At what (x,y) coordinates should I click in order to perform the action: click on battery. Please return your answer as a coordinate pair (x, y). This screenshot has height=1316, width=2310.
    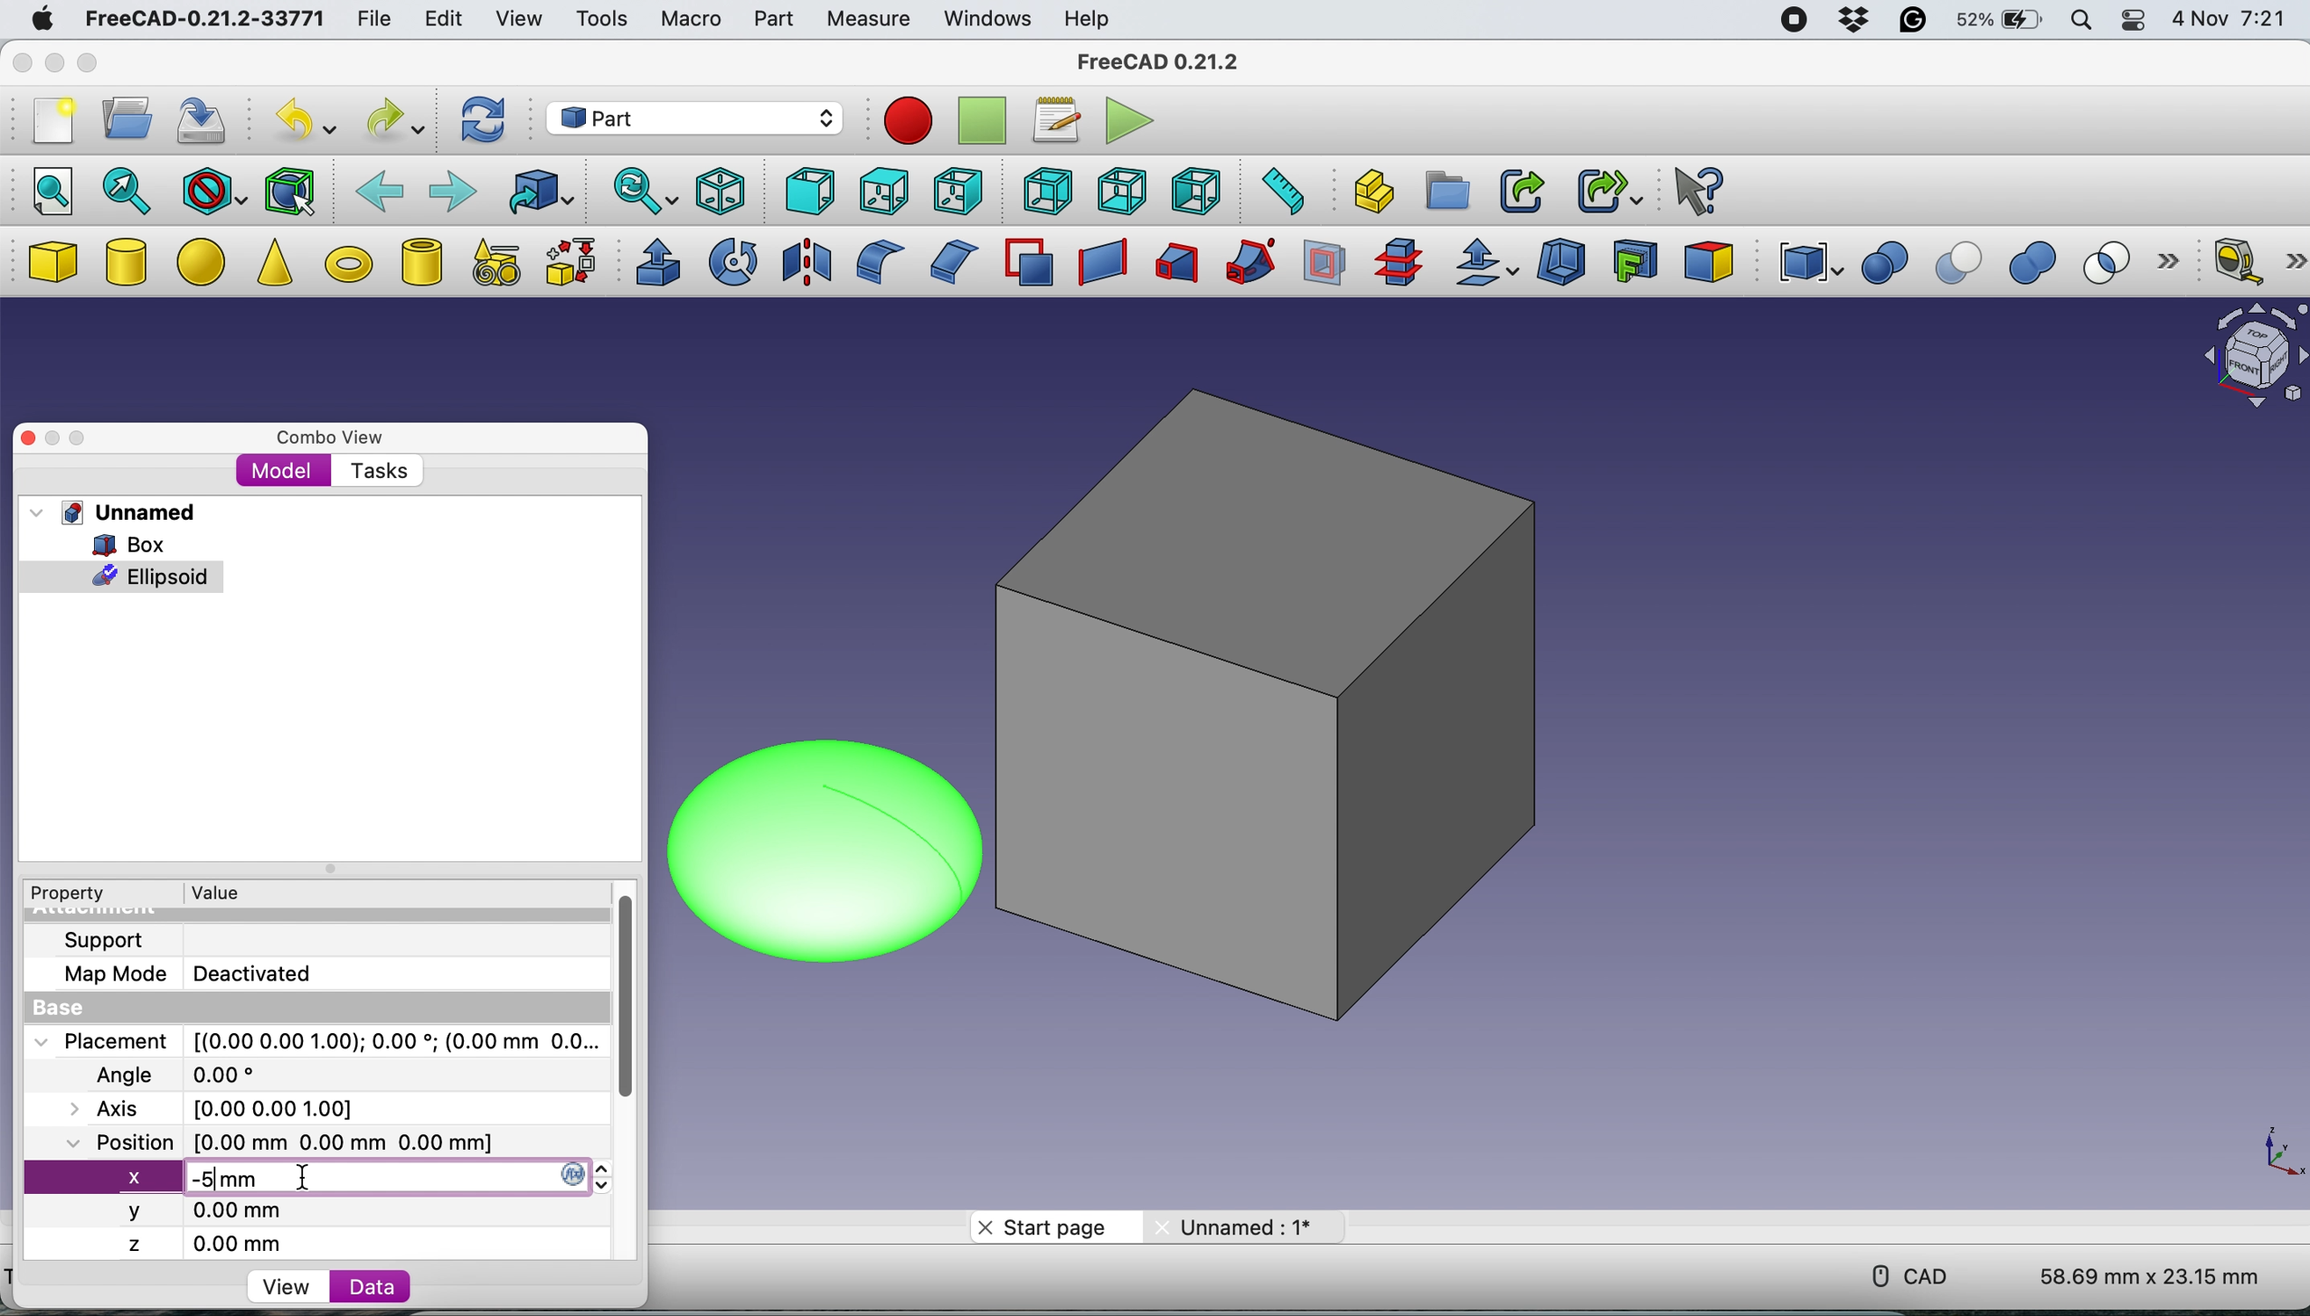
    Looking at the image, I should click on (1995, 22).